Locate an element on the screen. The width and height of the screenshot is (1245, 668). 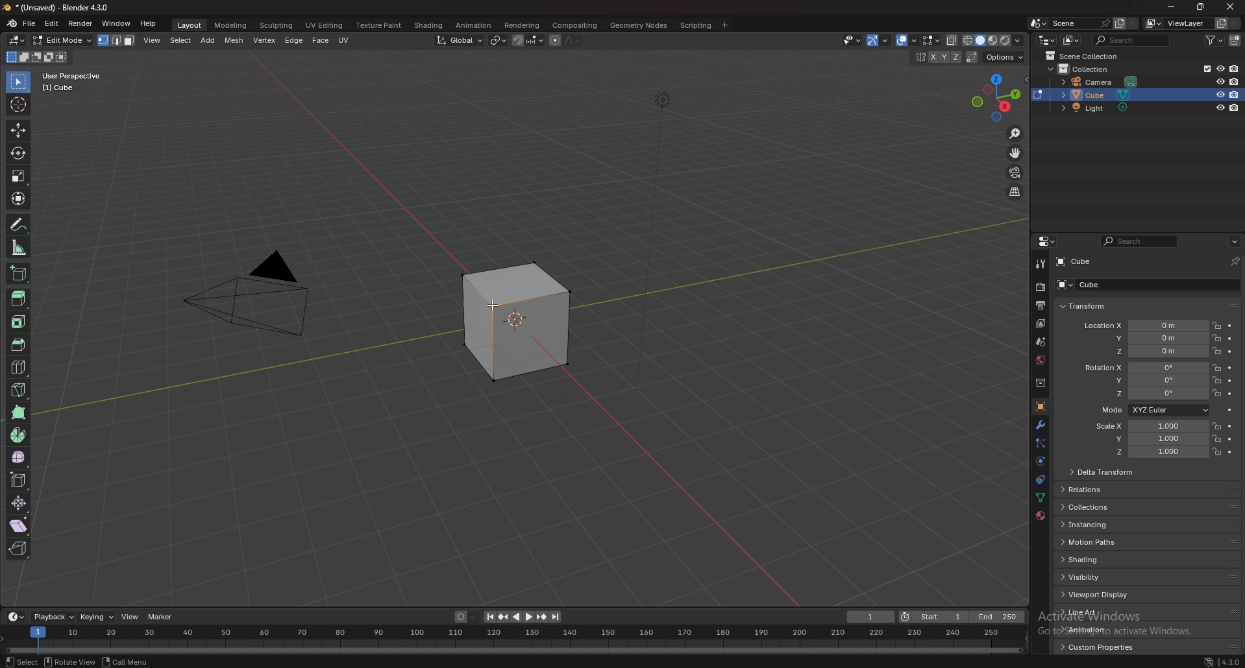
scene is located at coordinates (1041, 342).